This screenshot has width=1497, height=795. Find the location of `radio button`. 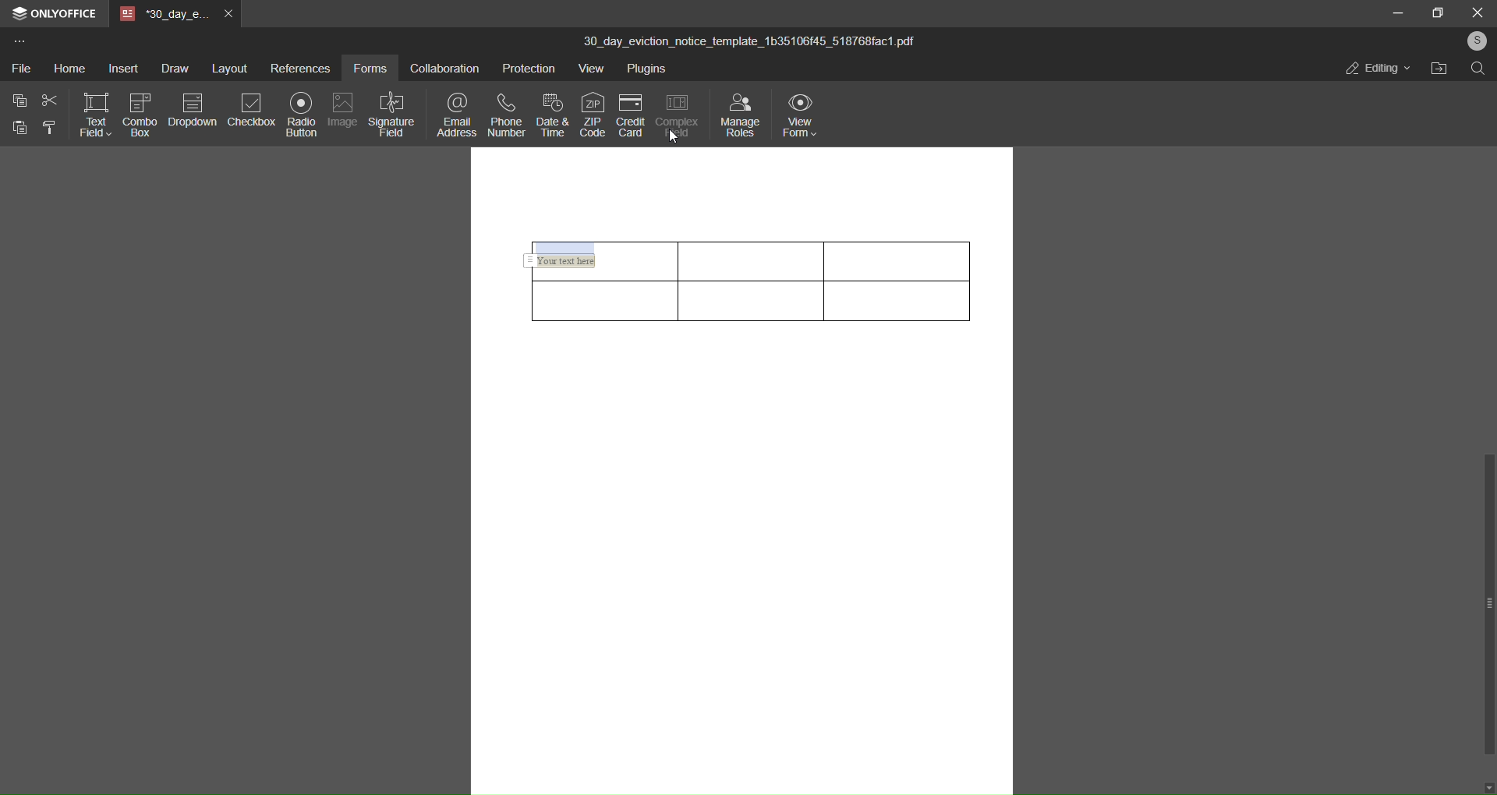

radio button is located at coordinates (299, 113).